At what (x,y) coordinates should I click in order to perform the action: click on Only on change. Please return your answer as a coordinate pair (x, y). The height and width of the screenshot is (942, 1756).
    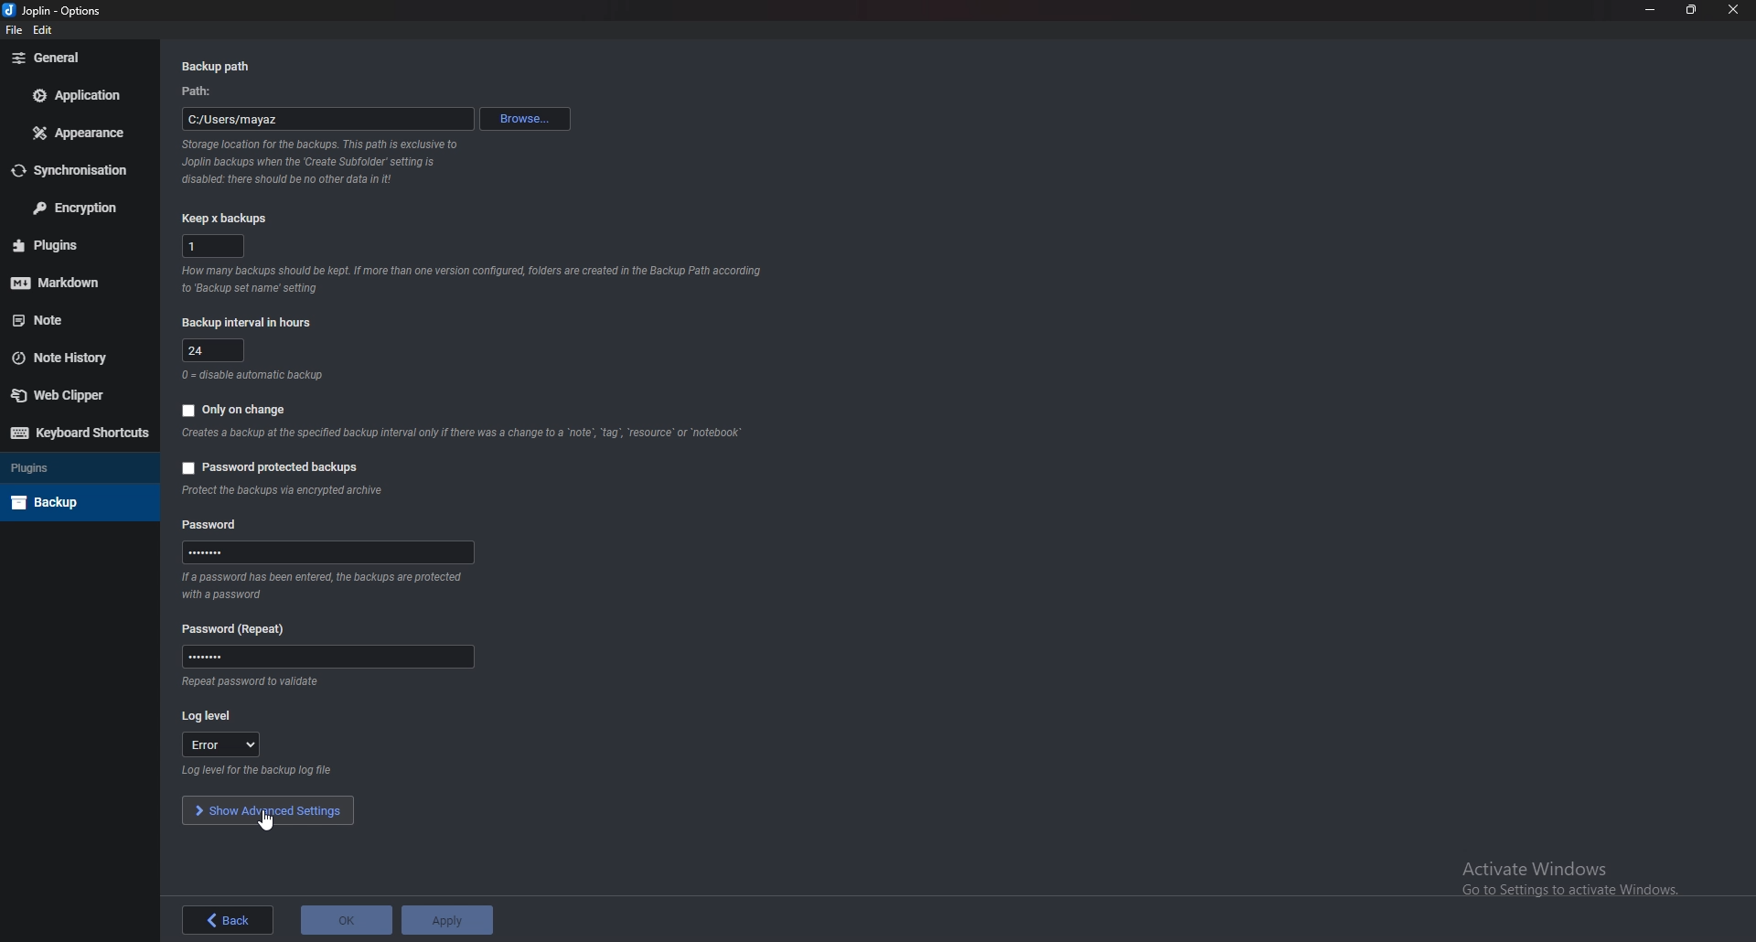
    Looking at the image, I should click on (239, 410).